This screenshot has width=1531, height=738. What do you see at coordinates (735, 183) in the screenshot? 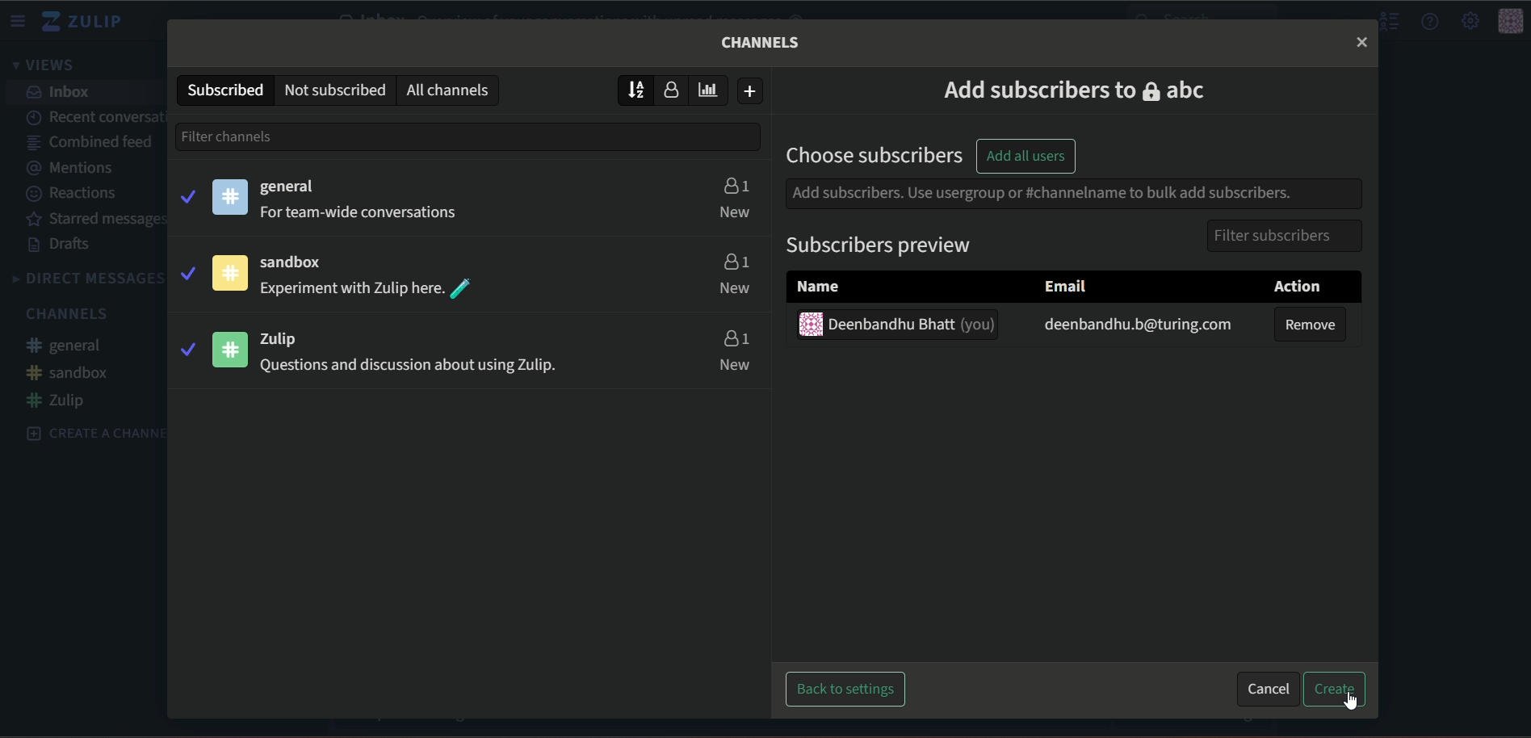
I see `users` at bounding box center [735, 183].